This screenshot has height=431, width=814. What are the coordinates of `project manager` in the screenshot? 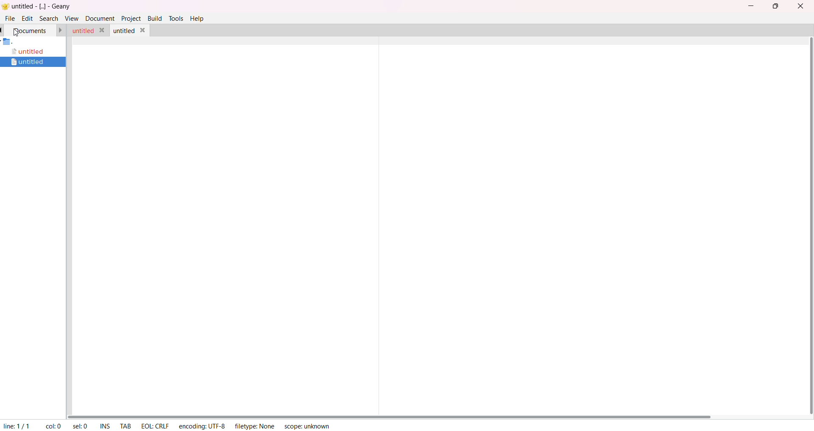 It's located at (35, 242).